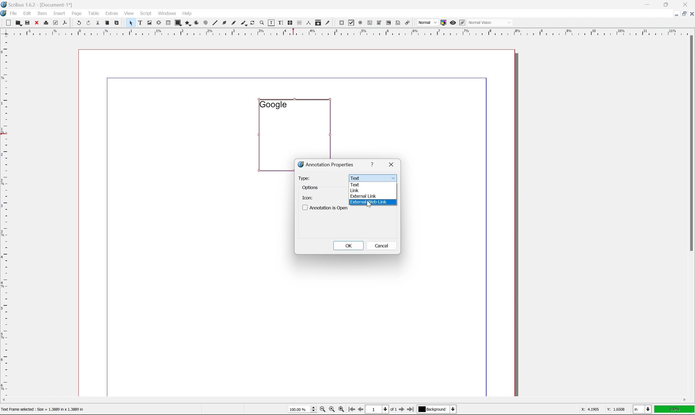 The image size is (695, 415). Describe the element at coordinates (361, 410) in the screenshot. I see `go to previous page` at that location.